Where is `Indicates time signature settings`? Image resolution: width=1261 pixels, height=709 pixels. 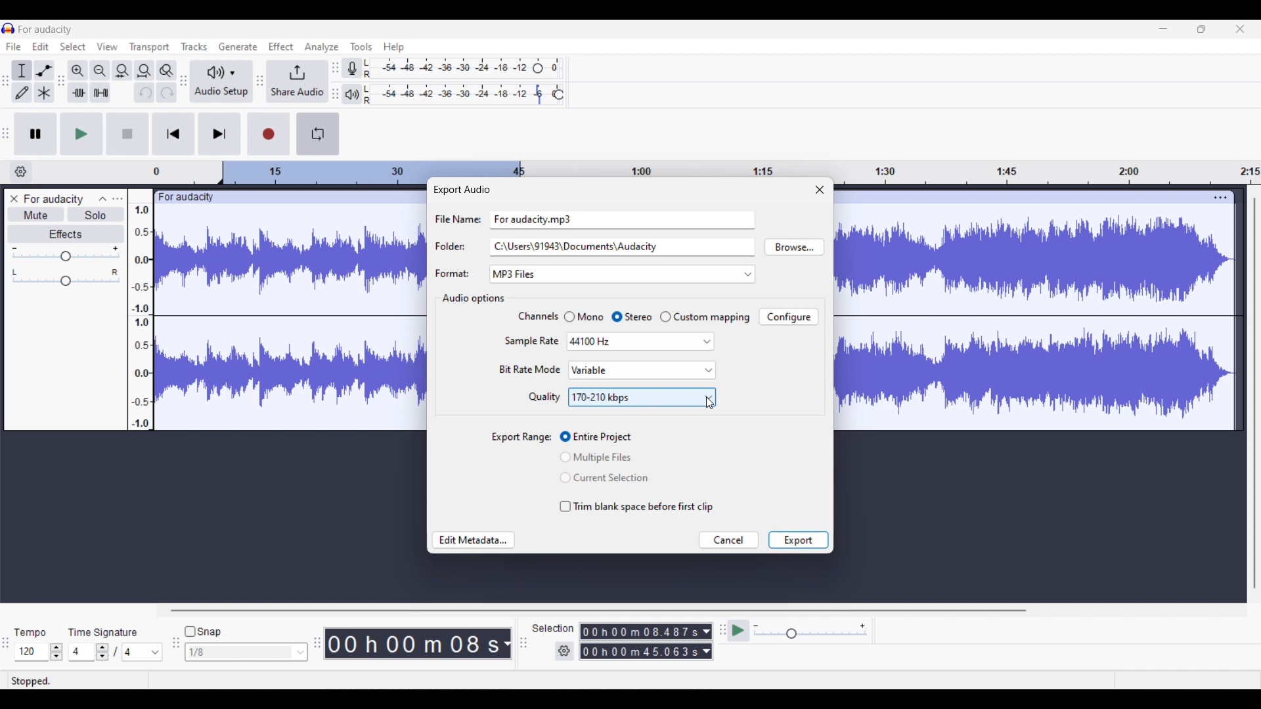
Indicates time signature settings is located at coordinates (103, 632).